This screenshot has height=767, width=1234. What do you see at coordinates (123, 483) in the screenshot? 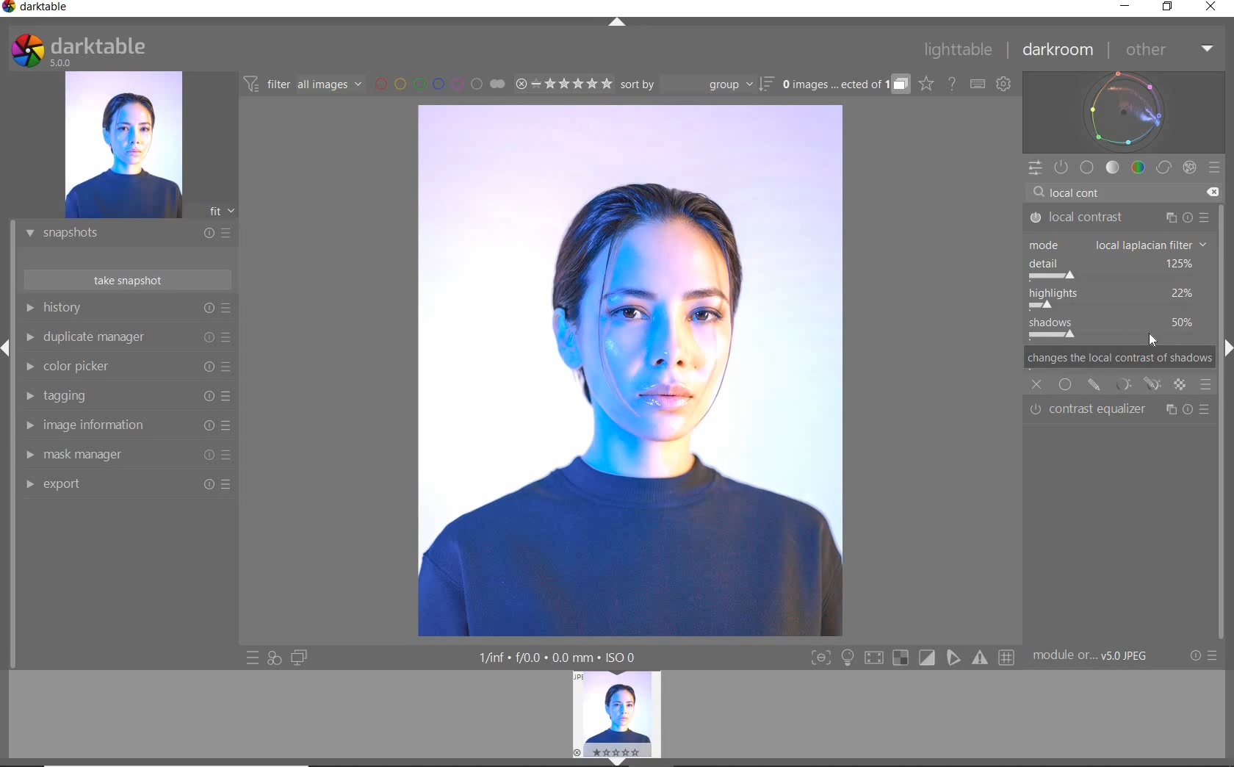
I see `EXPORT` at bounding box center [123, 483].